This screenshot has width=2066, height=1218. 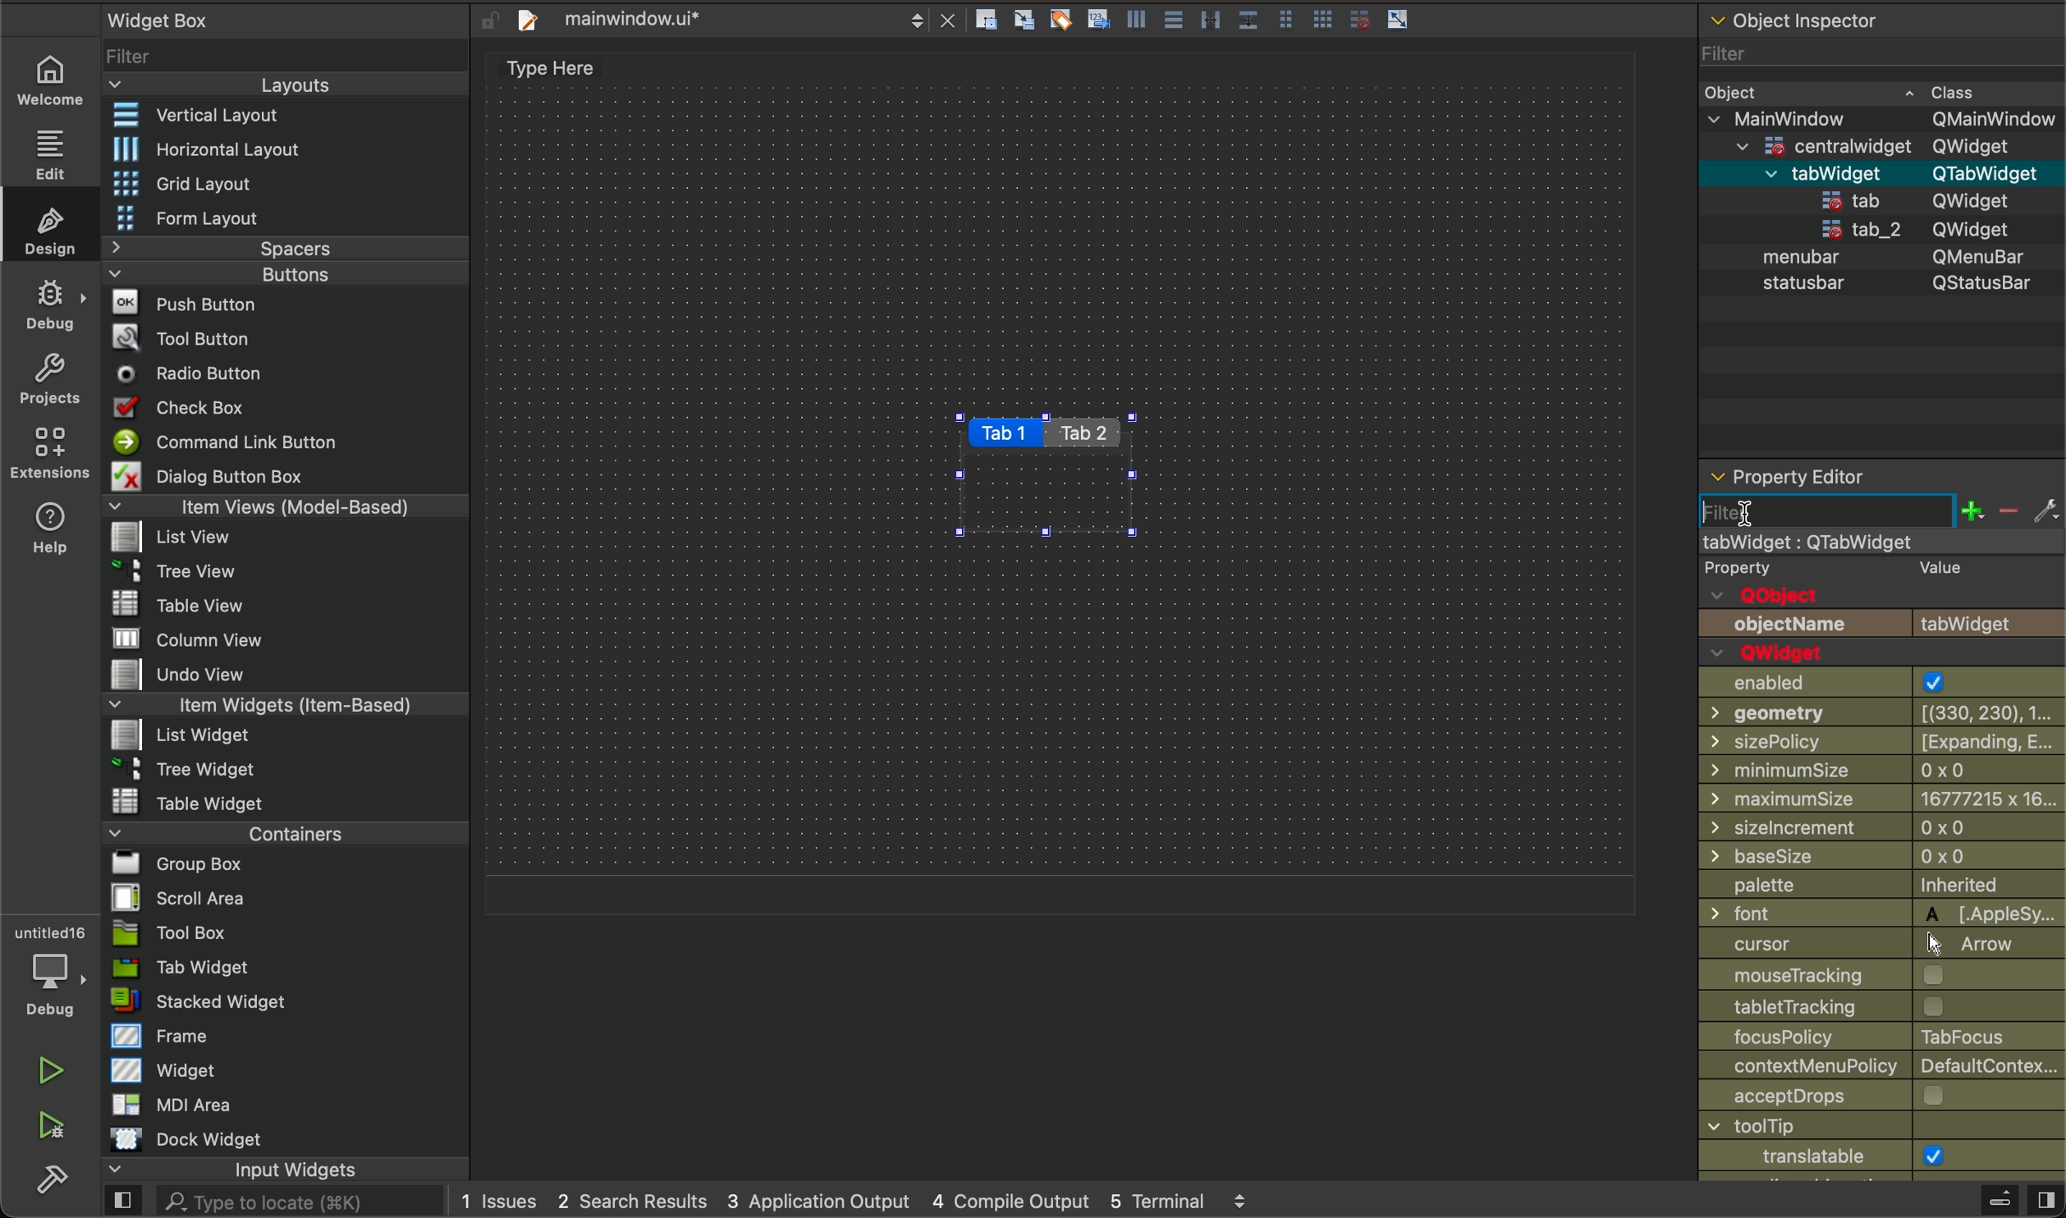 I want to click on size increment, so click(x=1881, y=828).